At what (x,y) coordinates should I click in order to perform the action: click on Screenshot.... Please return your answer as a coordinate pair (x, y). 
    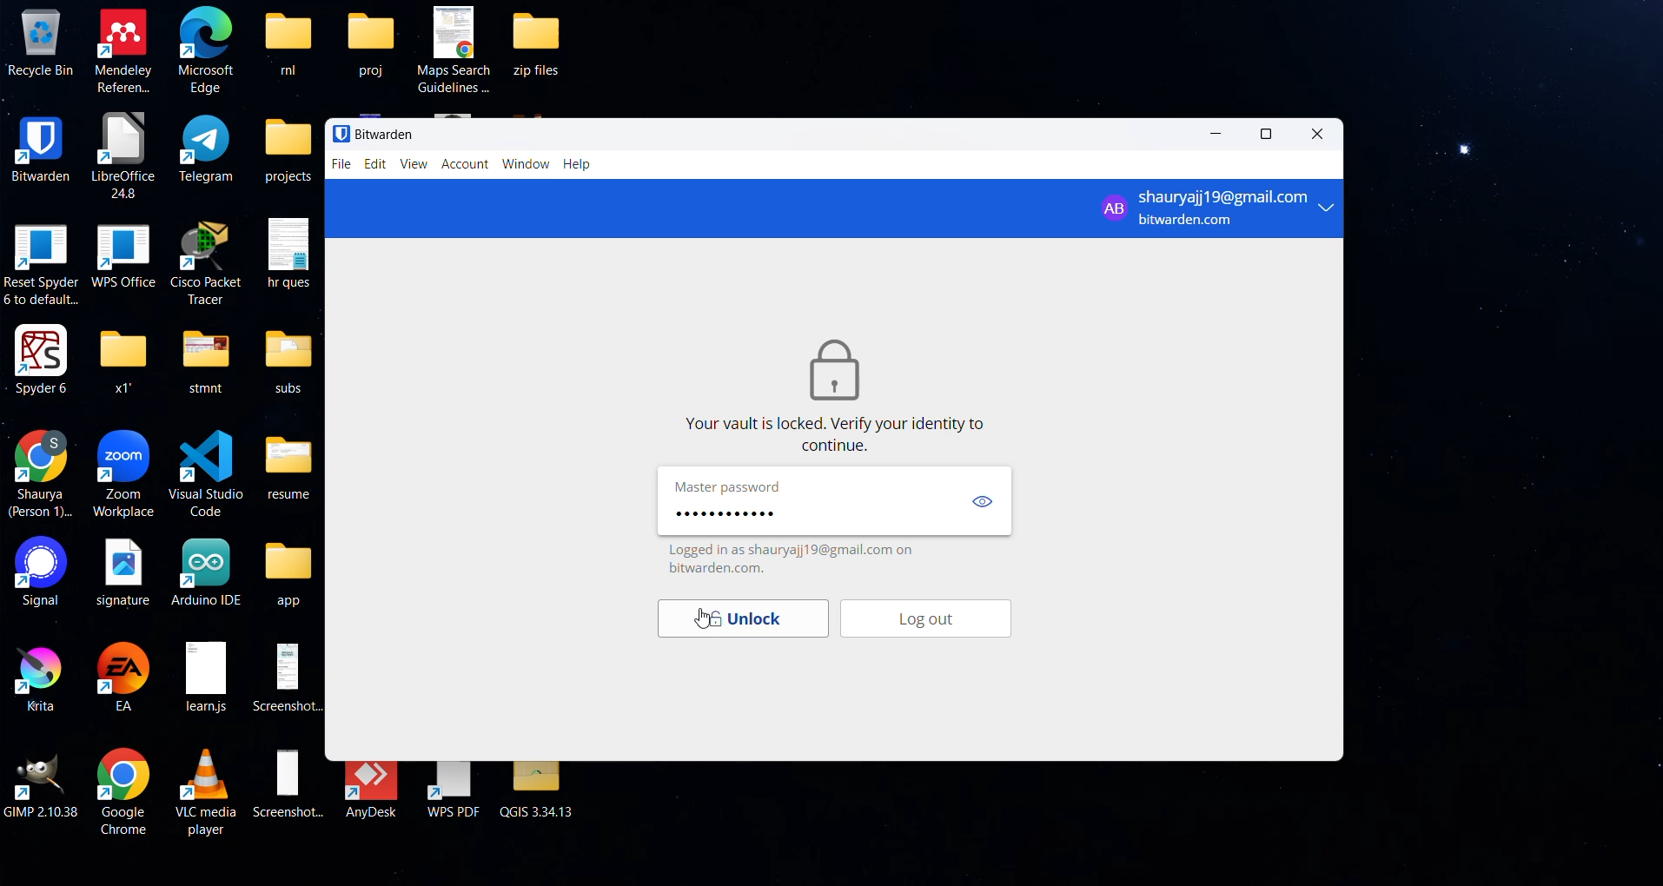
    Looking at the image, I should click on (291, 676).